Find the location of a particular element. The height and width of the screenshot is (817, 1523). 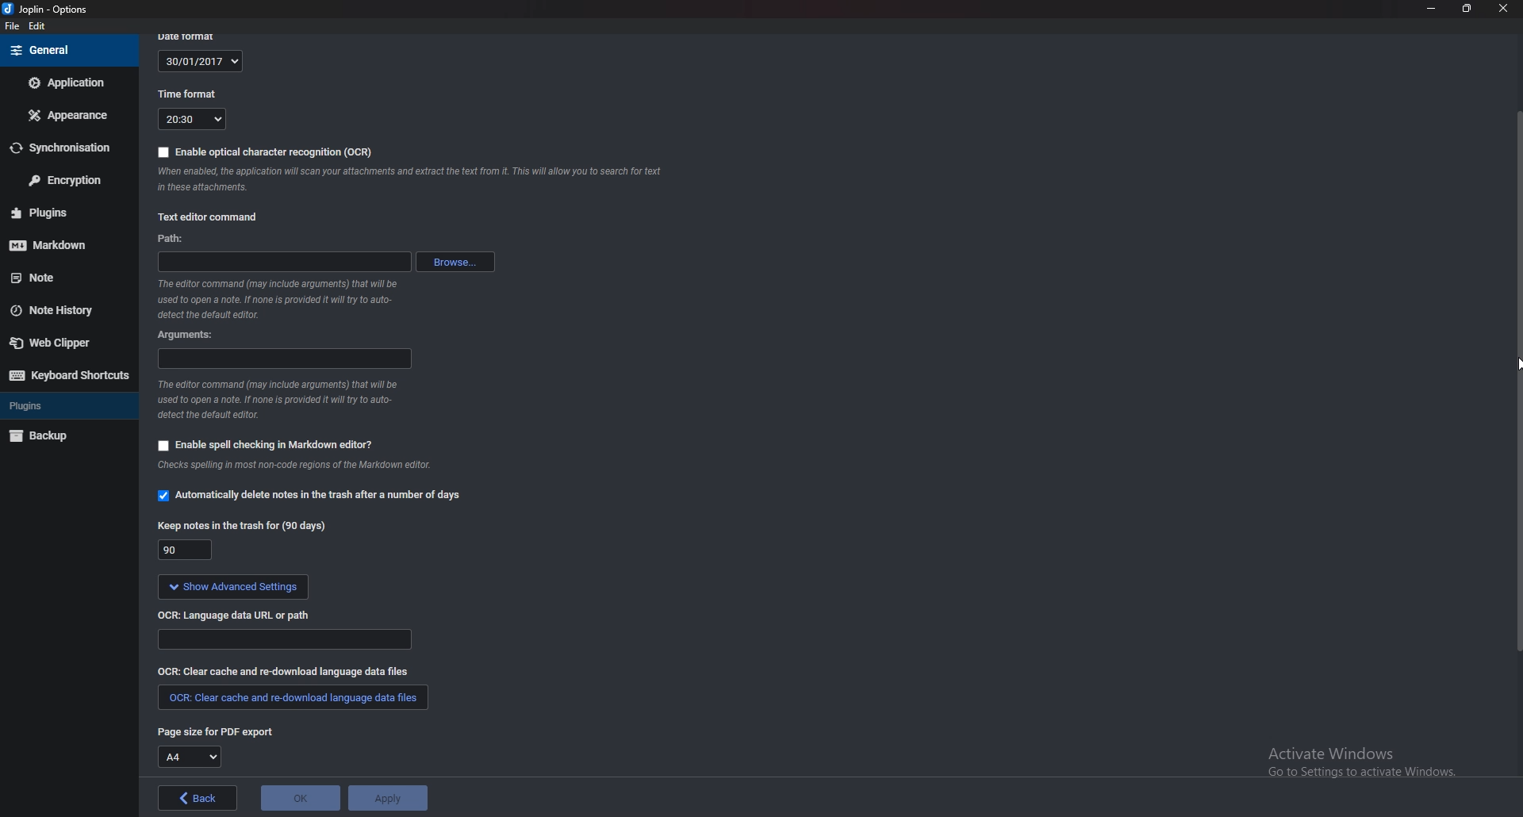

page size for pdf export is located at coordinates (214, 731).